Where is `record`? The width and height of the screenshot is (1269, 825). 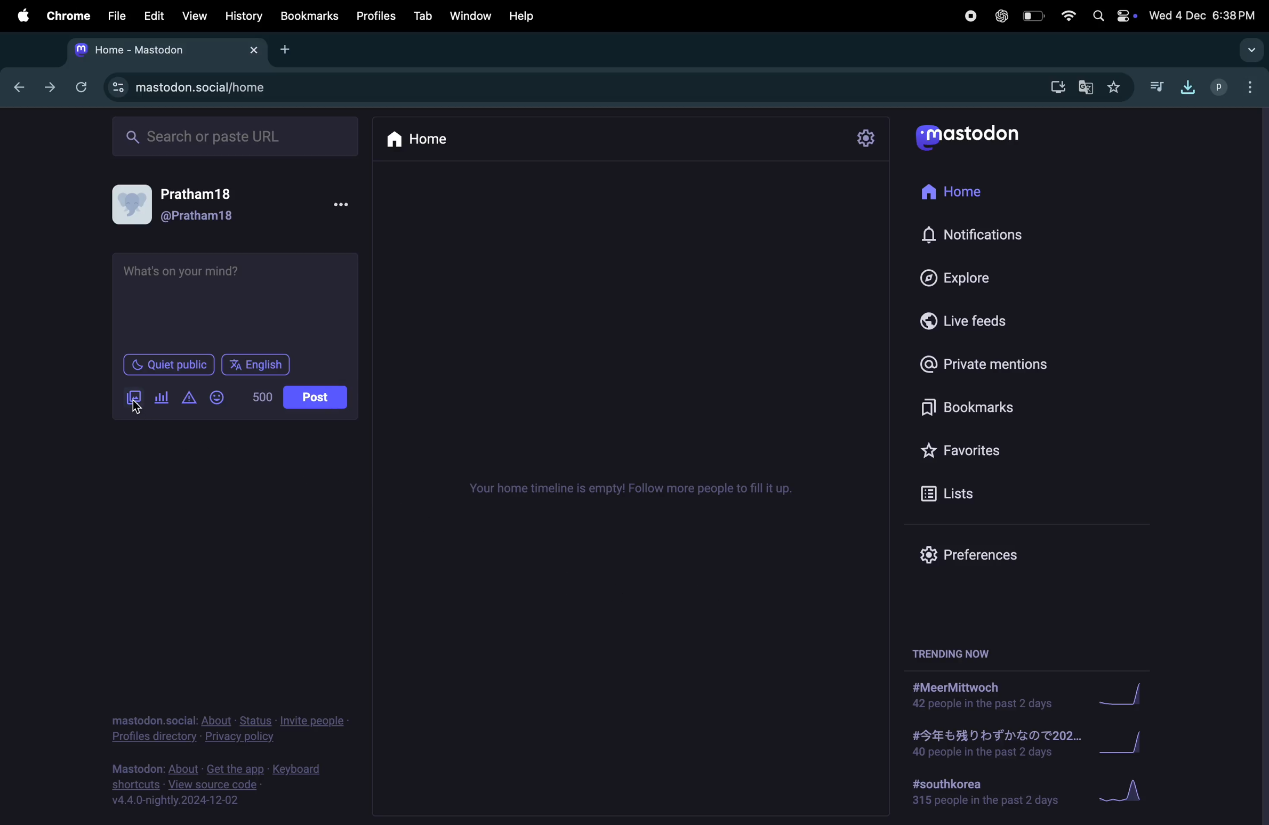
record is located at coordinates (969, 15).